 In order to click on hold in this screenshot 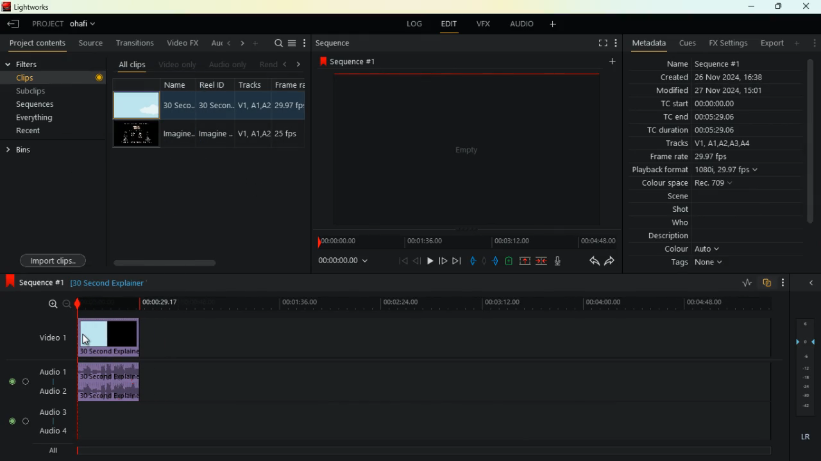, I will do `click(484, 260)`.